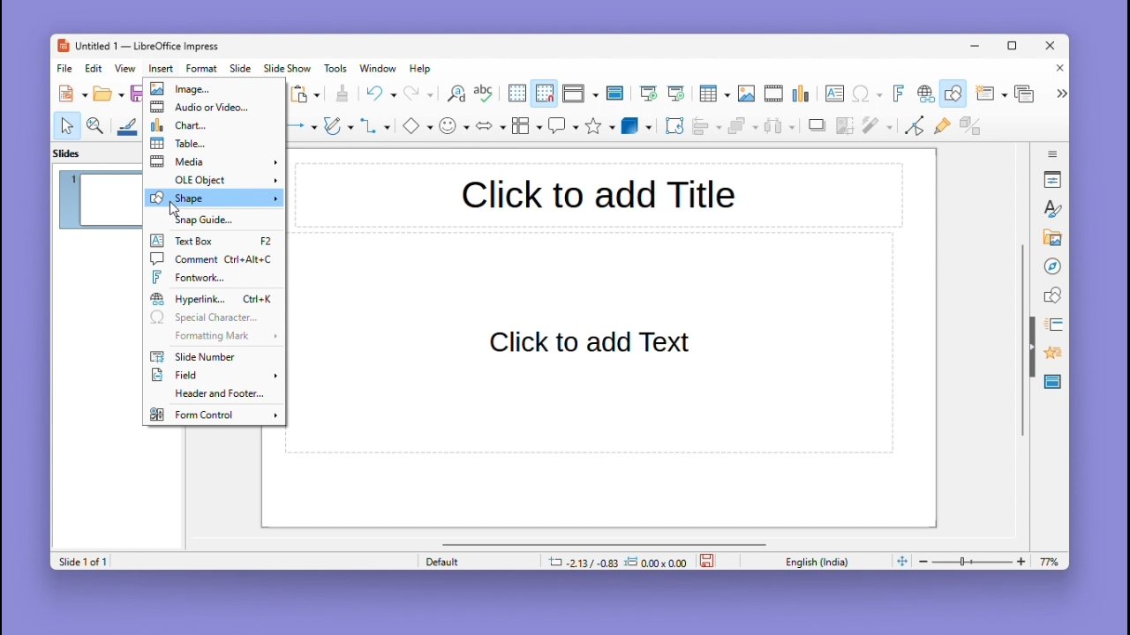 The width and height of the screenshot is (1130, 635). Describe the element at coordinates (897, 93) in the screenshot. I see `Font work` at that location.